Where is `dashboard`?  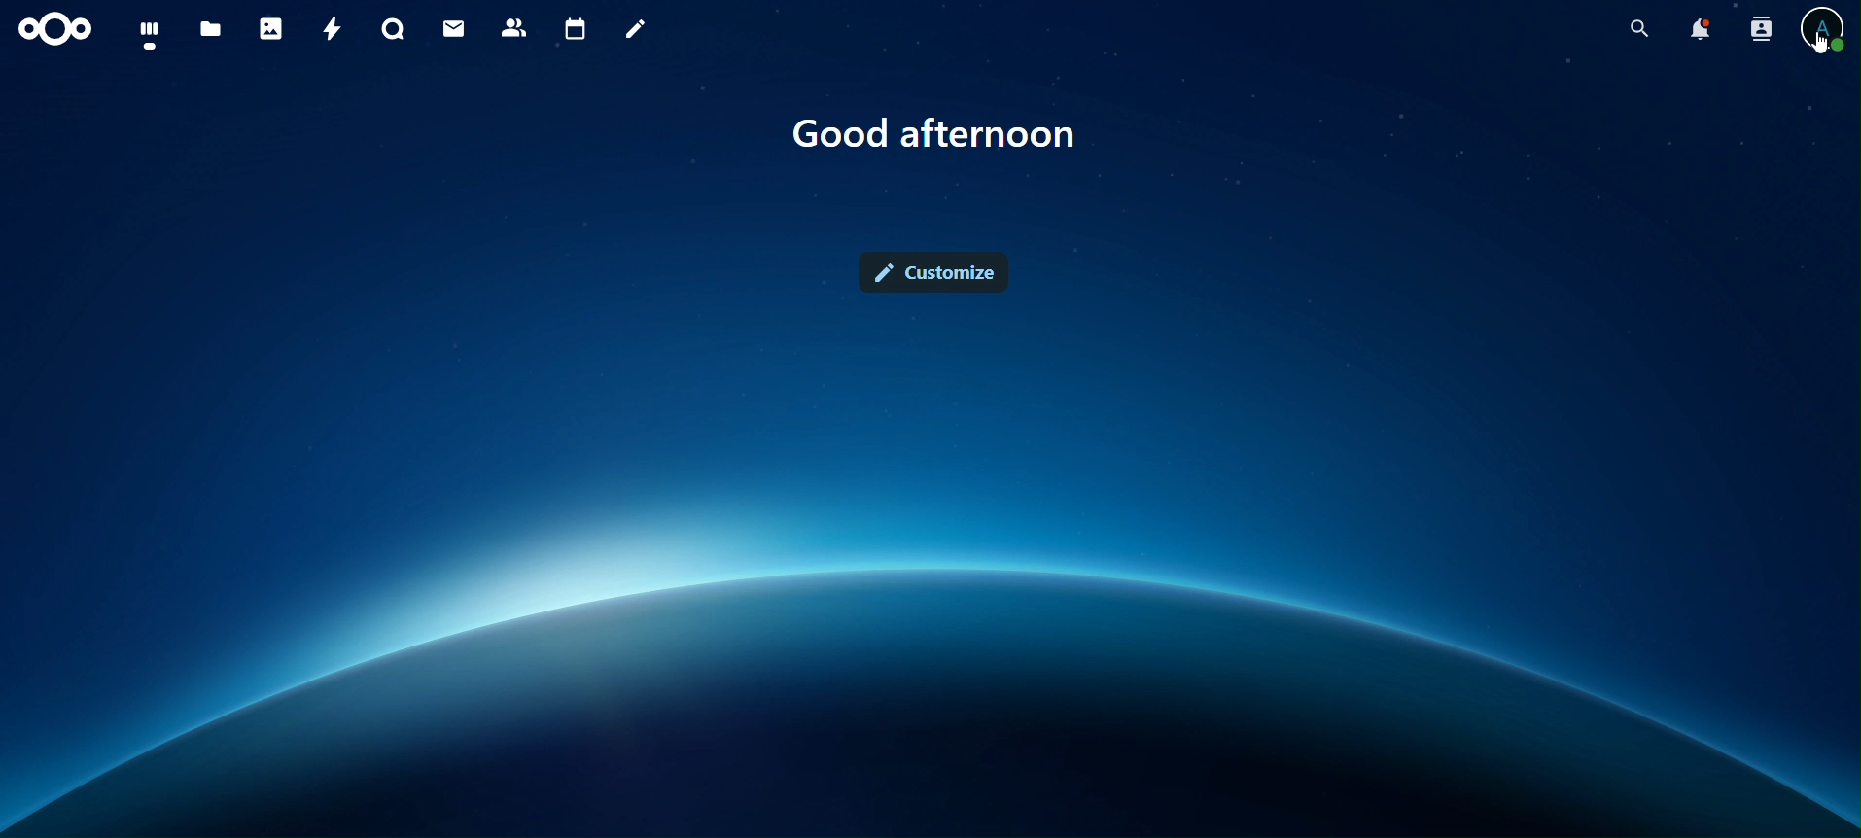 dashboard is located at coordinates (149, 35).